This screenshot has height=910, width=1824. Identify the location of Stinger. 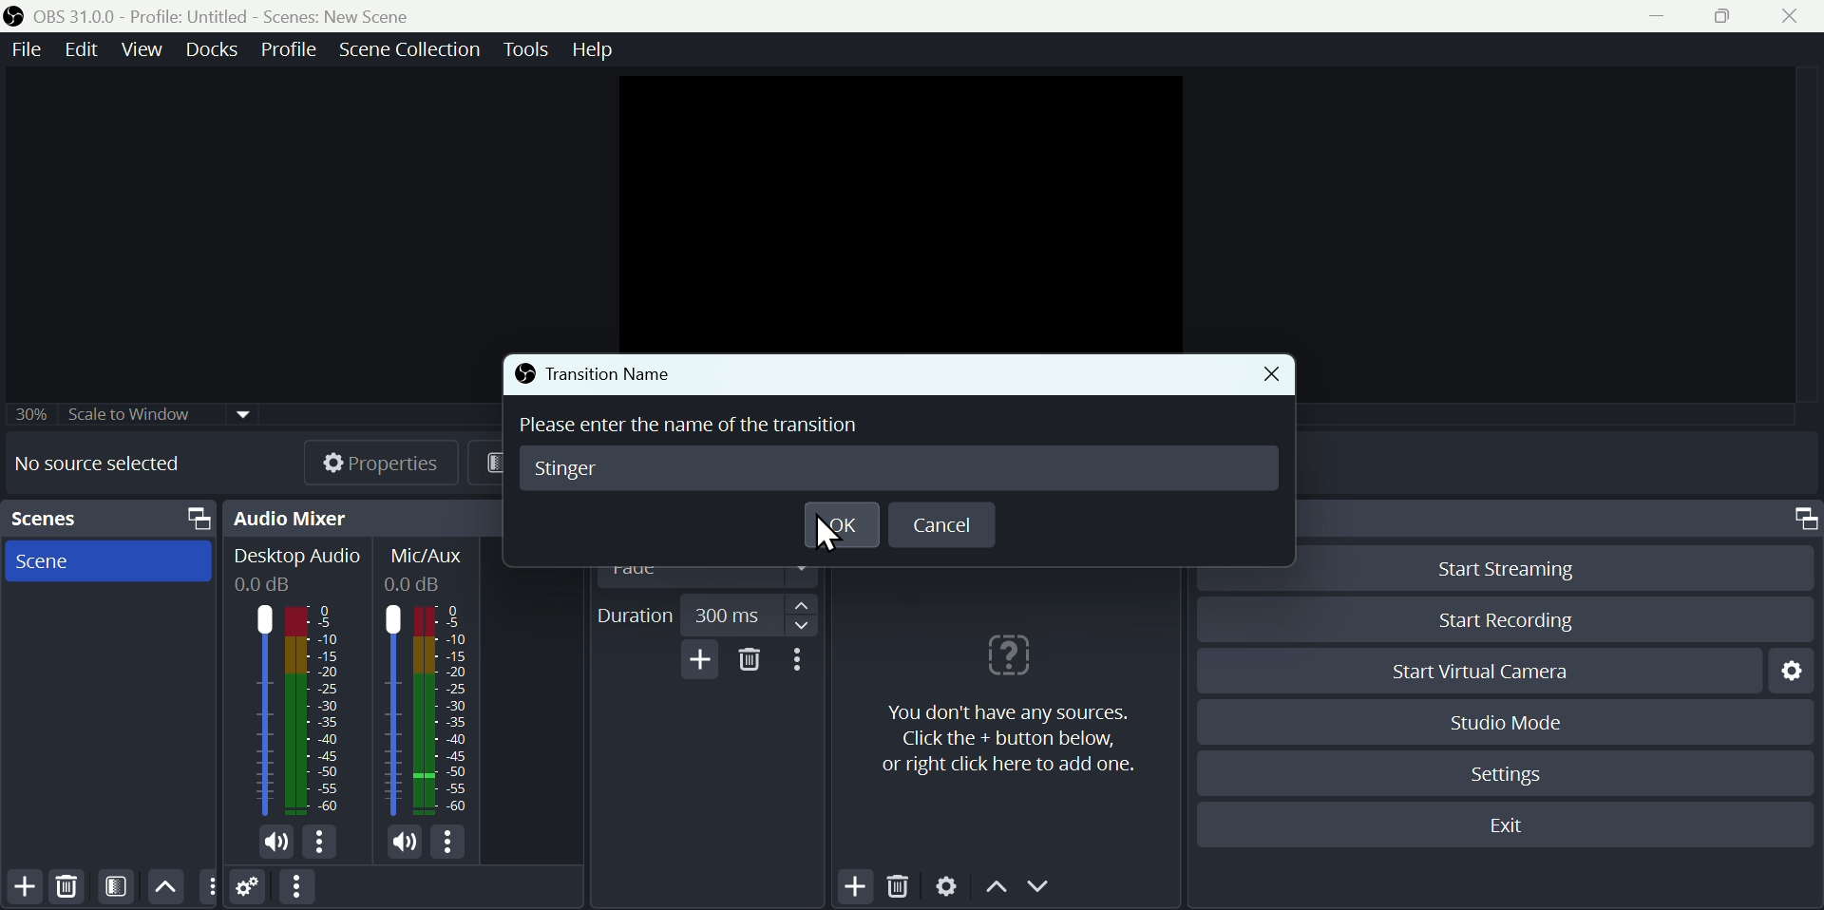
(571, 469).